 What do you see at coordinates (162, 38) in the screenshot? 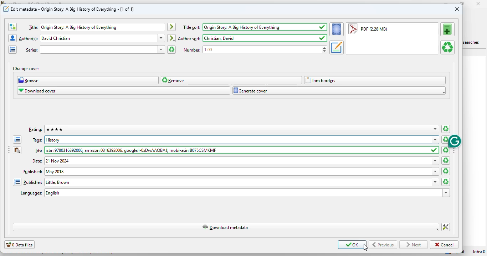
I see `dropdown` at bounding box center [162, 38].